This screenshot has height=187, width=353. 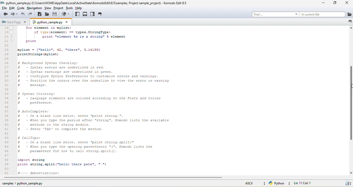 I want to click on help, so click(x=81, y=8).